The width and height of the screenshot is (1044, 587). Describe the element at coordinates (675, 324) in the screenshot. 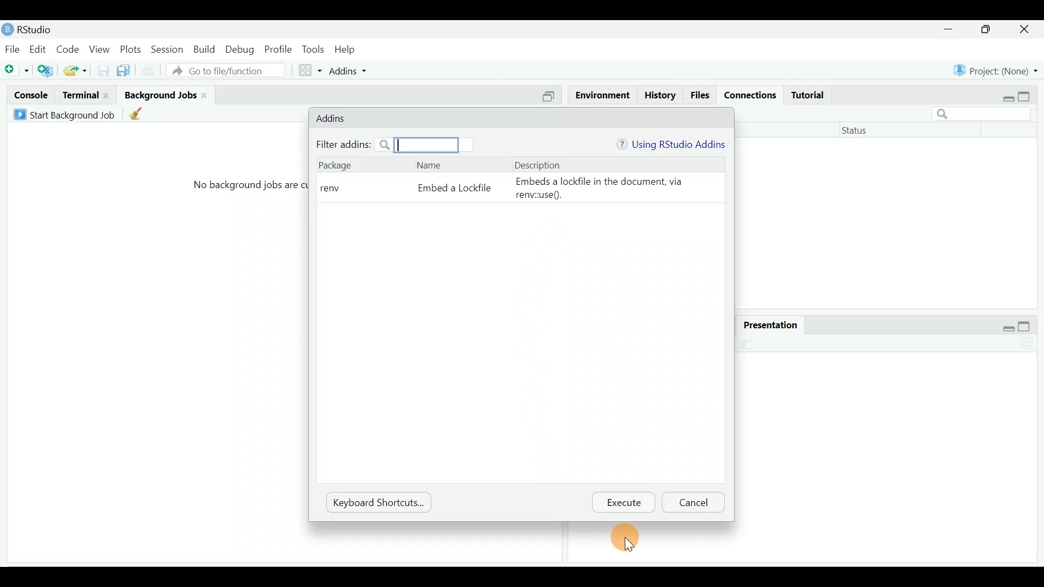

I see `Help` at that location.